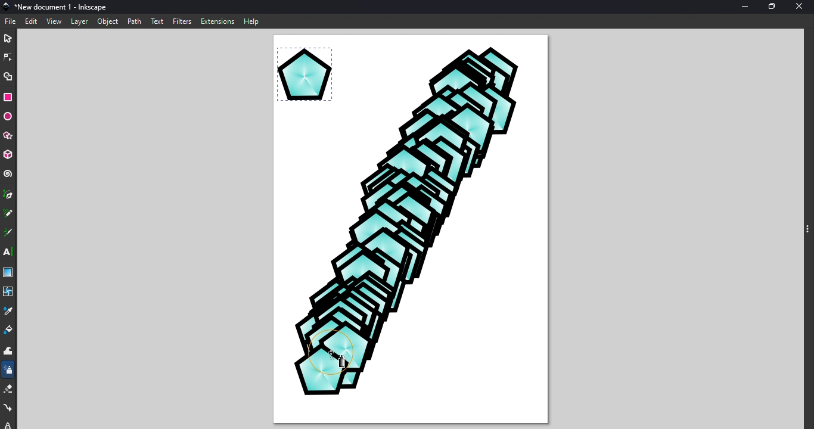  I want to click on Paint bucket tool, so click(8, 331).